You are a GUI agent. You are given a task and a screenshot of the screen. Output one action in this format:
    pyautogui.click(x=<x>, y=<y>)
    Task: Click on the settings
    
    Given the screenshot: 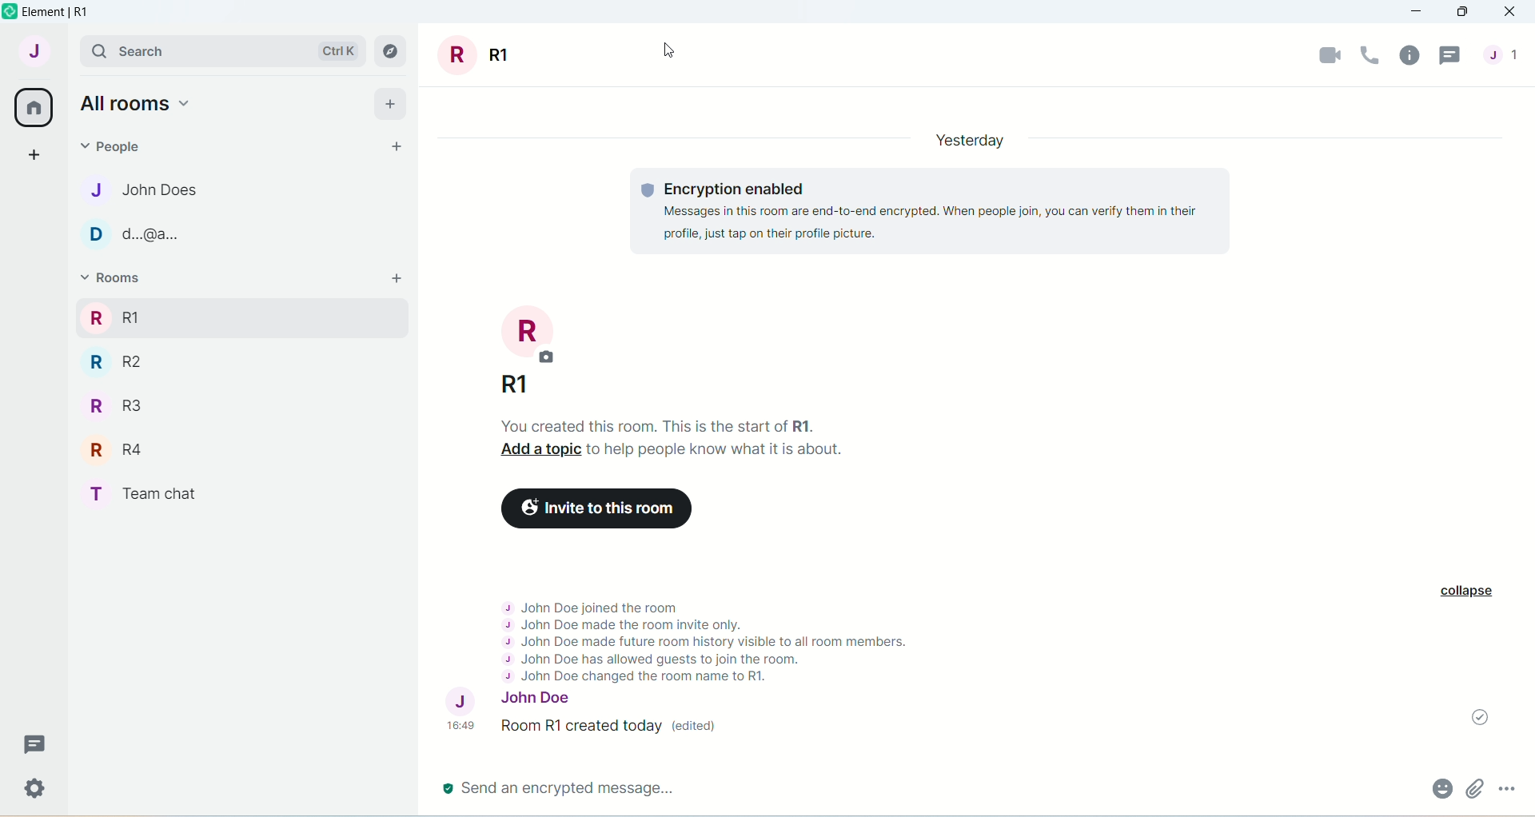 What is the action you would take?
    pyautogui.click(x=35, y=788)
    